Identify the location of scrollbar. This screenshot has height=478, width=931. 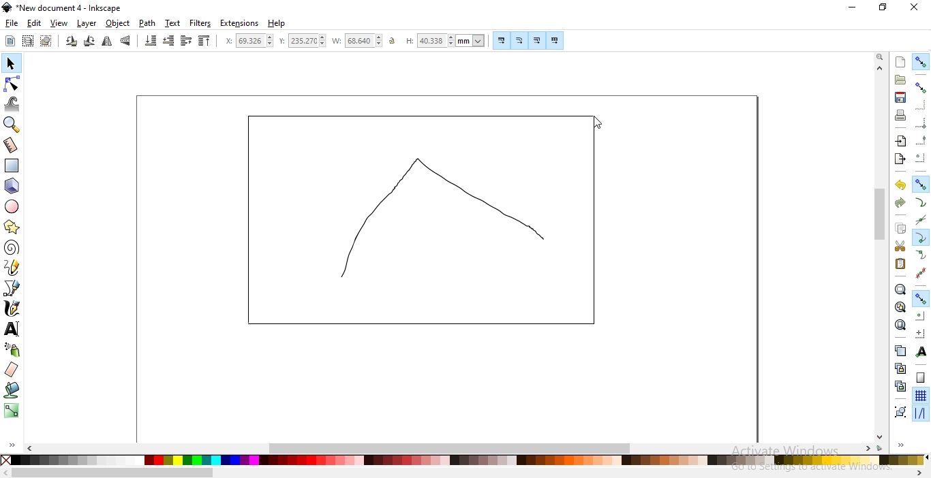
(881, 216).